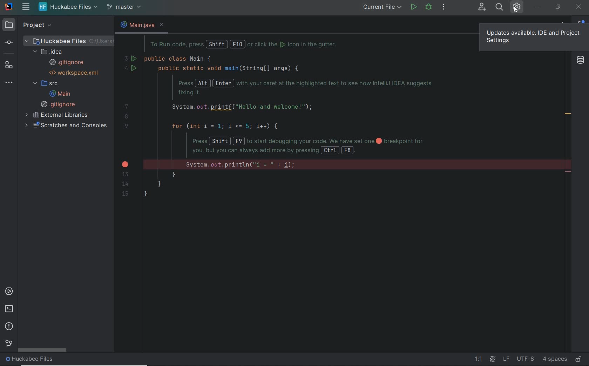  I want to click on scratches and consoles, so click(67, 126).